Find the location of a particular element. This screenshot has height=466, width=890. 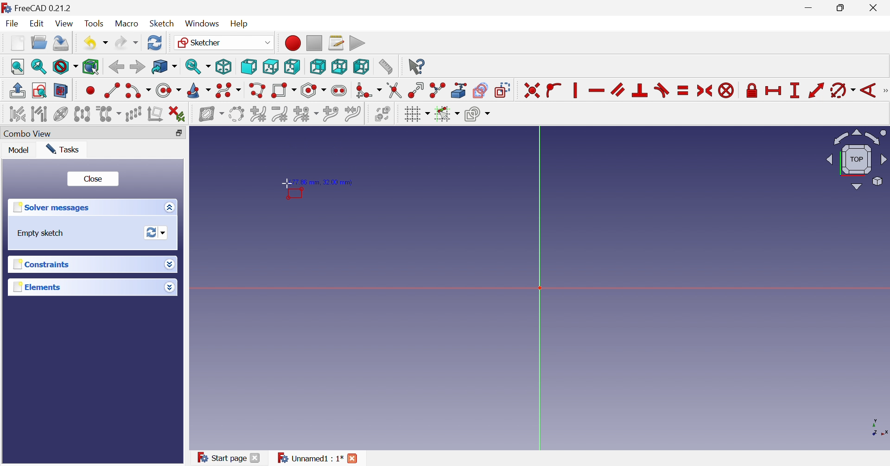

Create carbon copy is located at coordinates (480, 90).